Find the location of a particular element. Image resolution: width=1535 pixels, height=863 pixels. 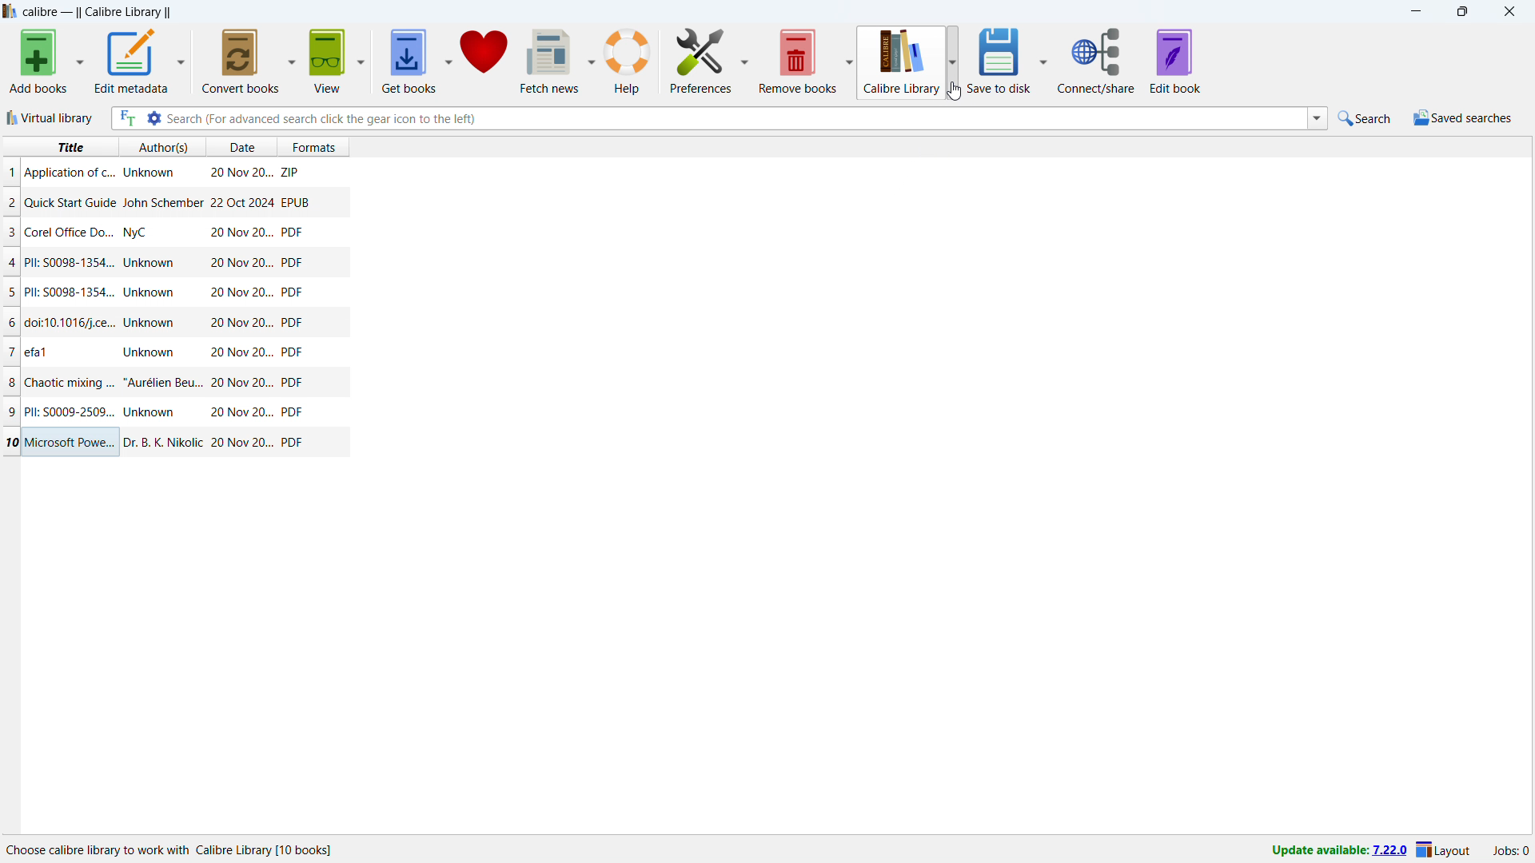

layout is located at coordinates (1444, 851).